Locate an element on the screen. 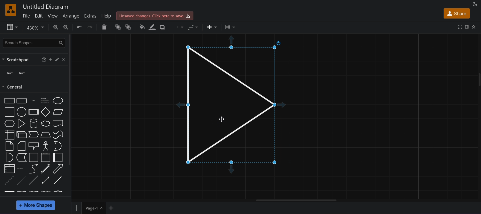 Image resolution: width=481 pixels, height=214 pixels. waypoints is located at coordinates (193, 26).